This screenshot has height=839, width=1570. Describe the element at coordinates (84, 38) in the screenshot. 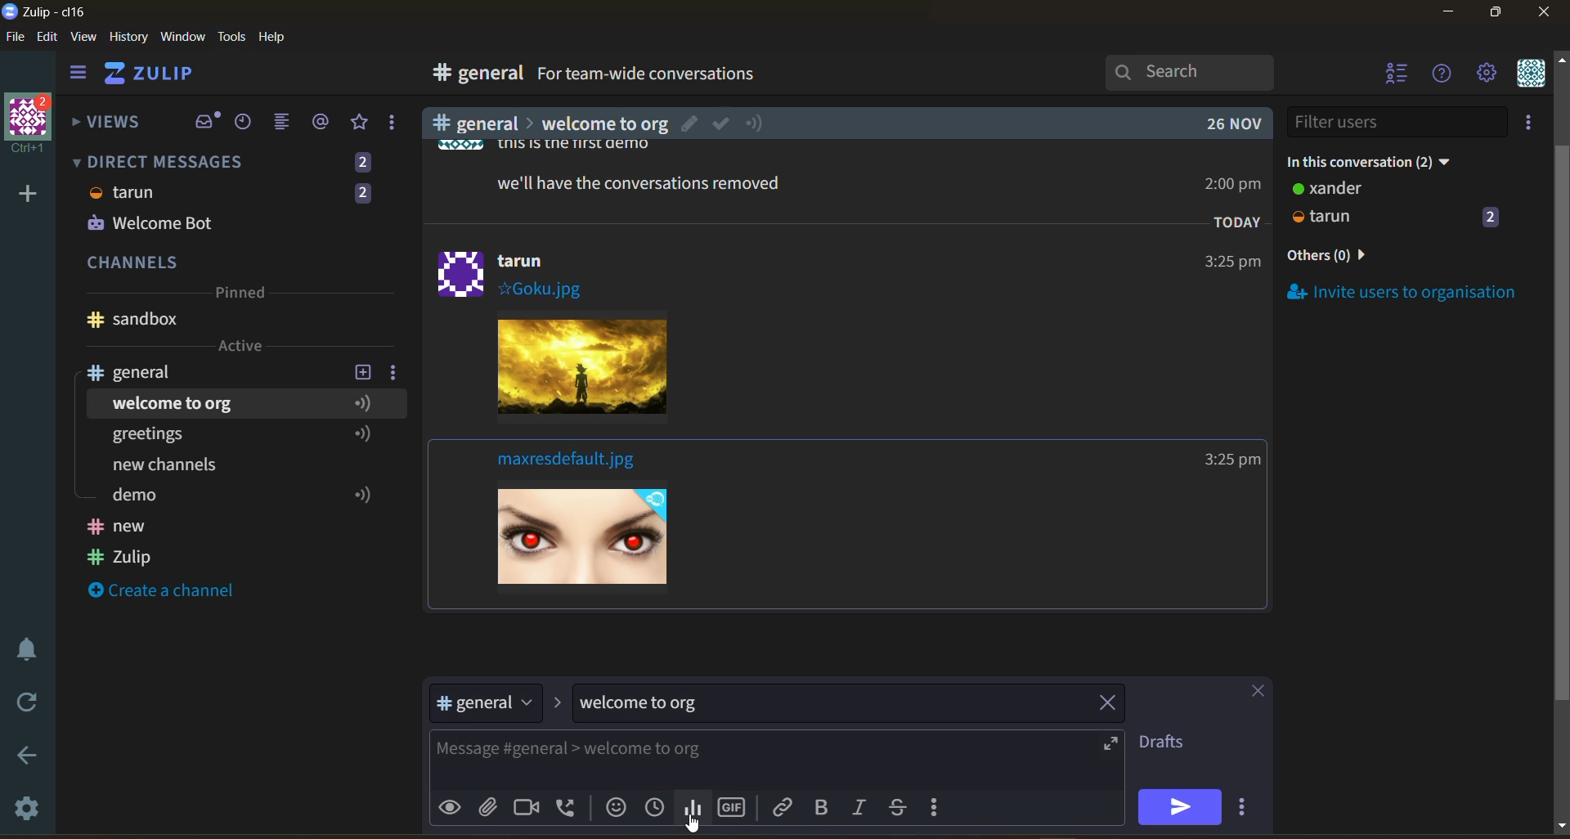

I see `view` at that location.